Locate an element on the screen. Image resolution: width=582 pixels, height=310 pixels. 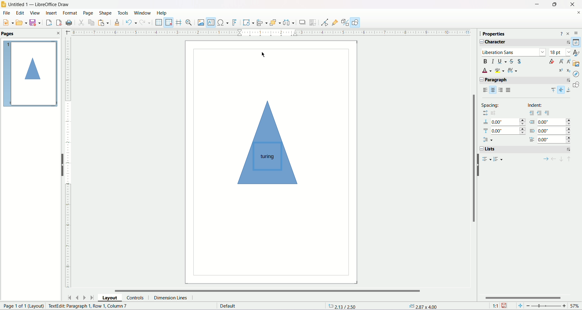
Layout is located at coordinates (110, 298).